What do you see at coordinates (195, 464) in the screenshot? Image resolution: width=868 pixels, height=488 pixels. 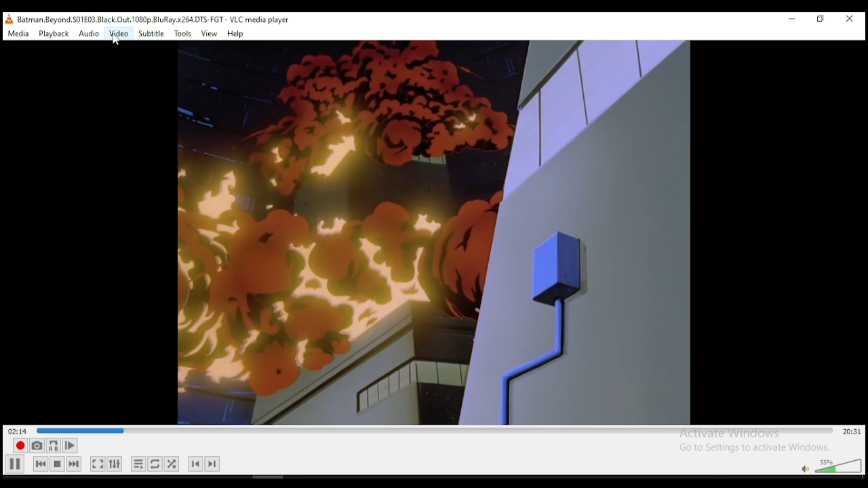 I see `previous chapter` at bounding box center [195, 464].